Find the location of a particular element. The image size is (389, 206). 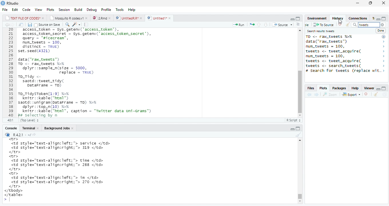

File is located at coordinates (5, 9).